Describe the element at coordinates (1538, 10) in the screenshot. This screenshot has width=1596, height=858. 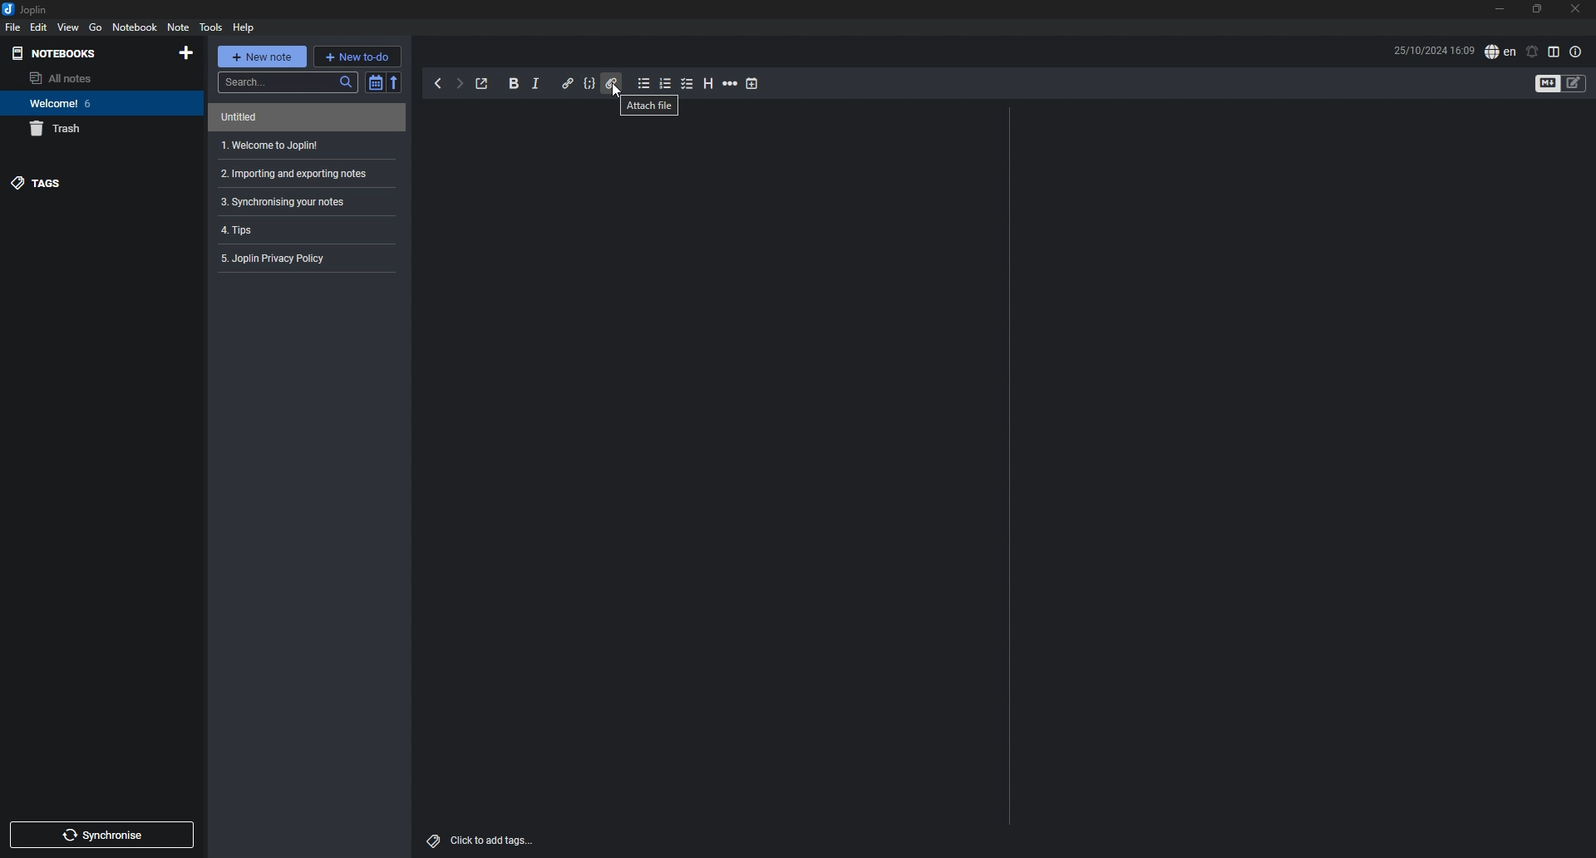
I see `resize` at that location.